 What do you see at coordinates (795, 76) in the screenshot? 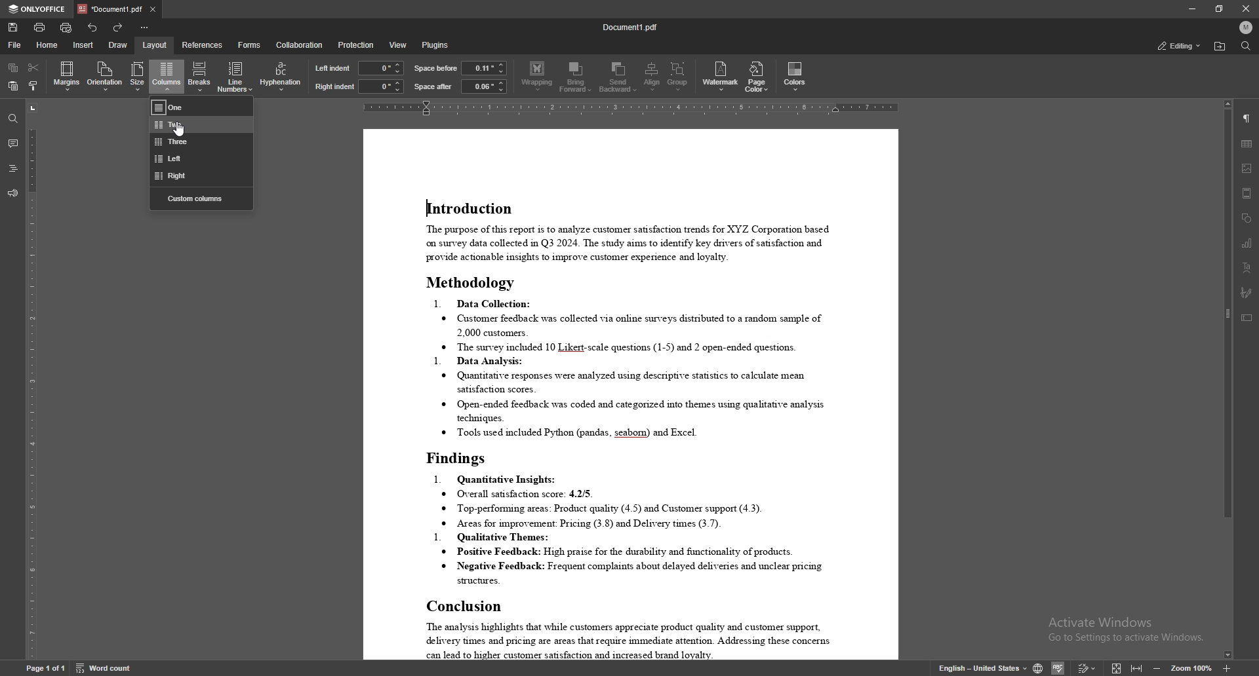
I see `colors` at bounding box center [795, 76].